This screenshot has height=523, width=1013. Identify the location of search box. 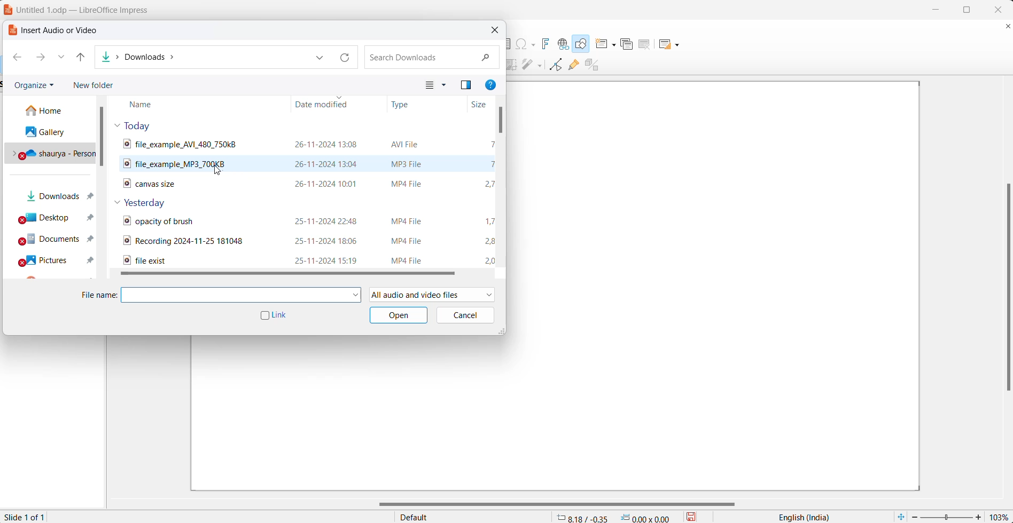
(433, 57).